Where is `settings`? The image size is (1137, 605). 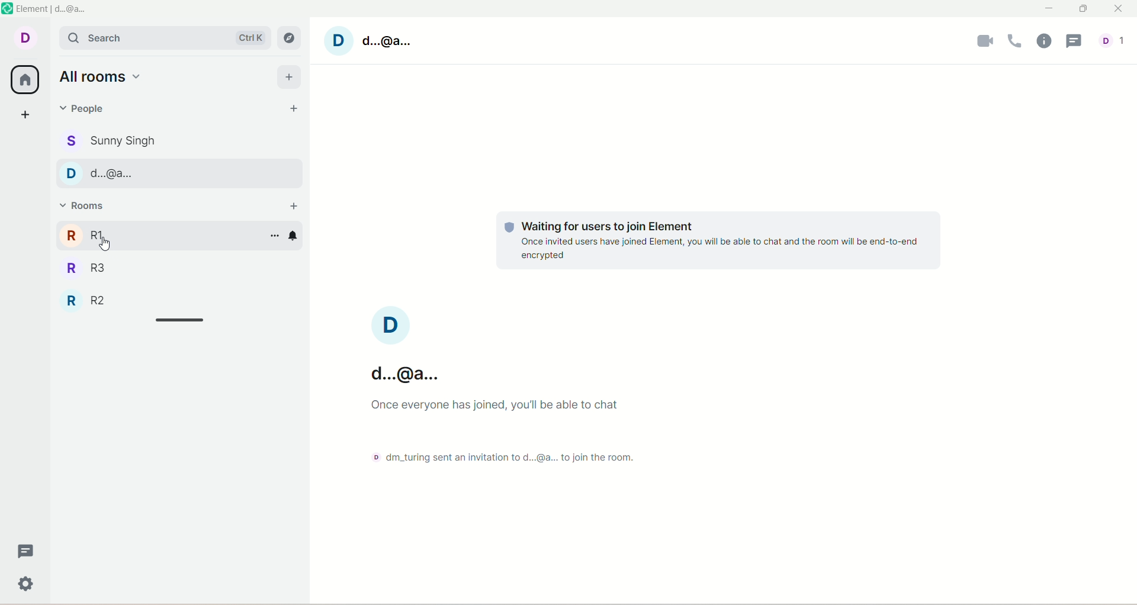 settings is located at coordinates (27, 584).